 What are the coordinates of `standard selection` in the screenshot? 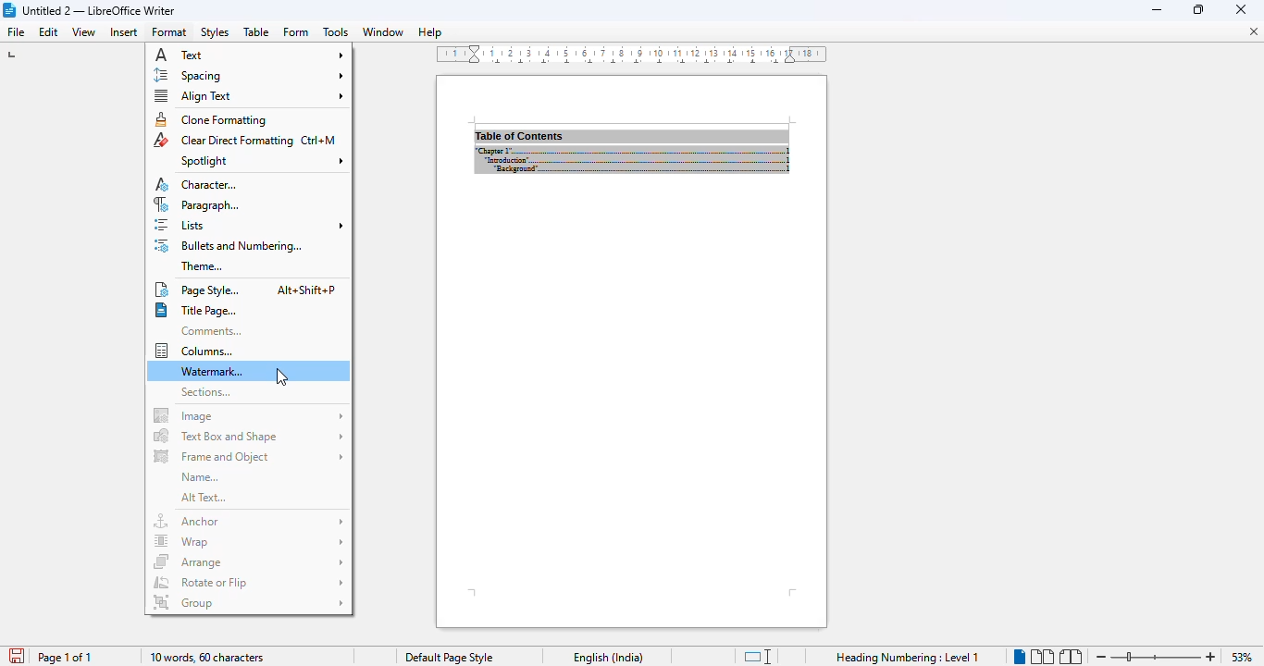 It's located at (755, 656).